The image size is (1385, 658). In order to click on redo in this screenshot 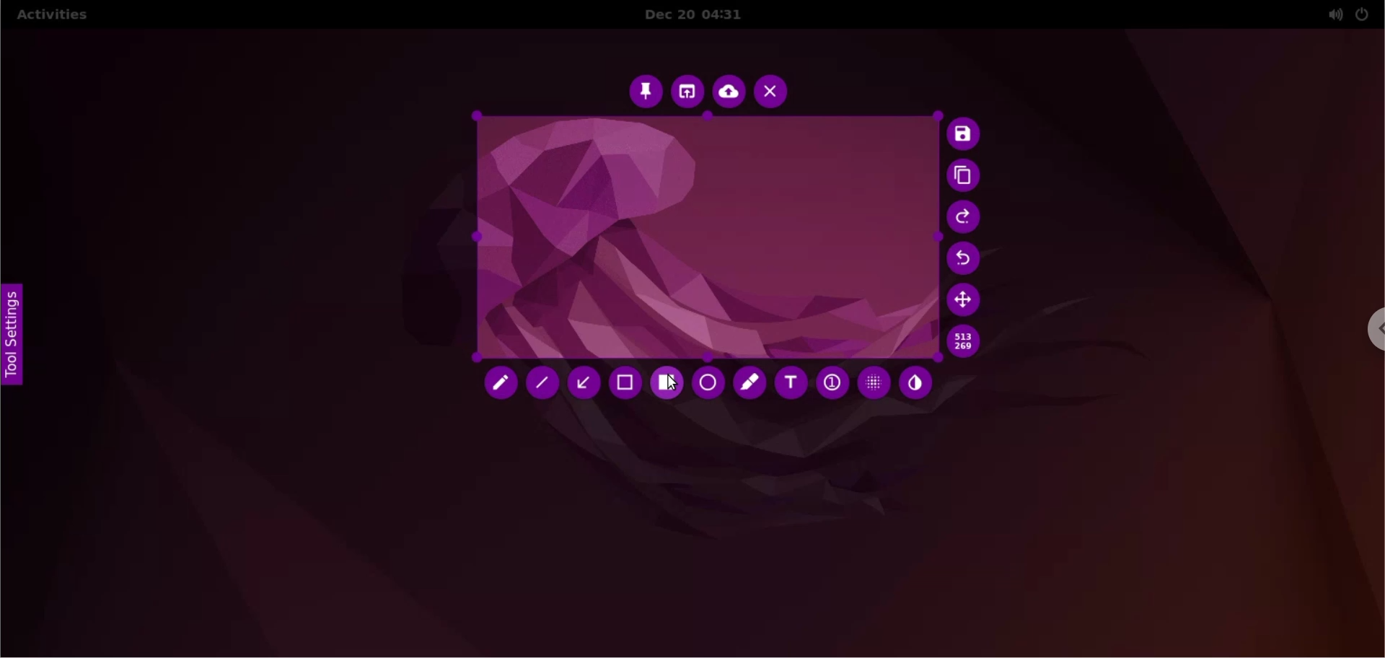, I will do `click(964, 218)`.